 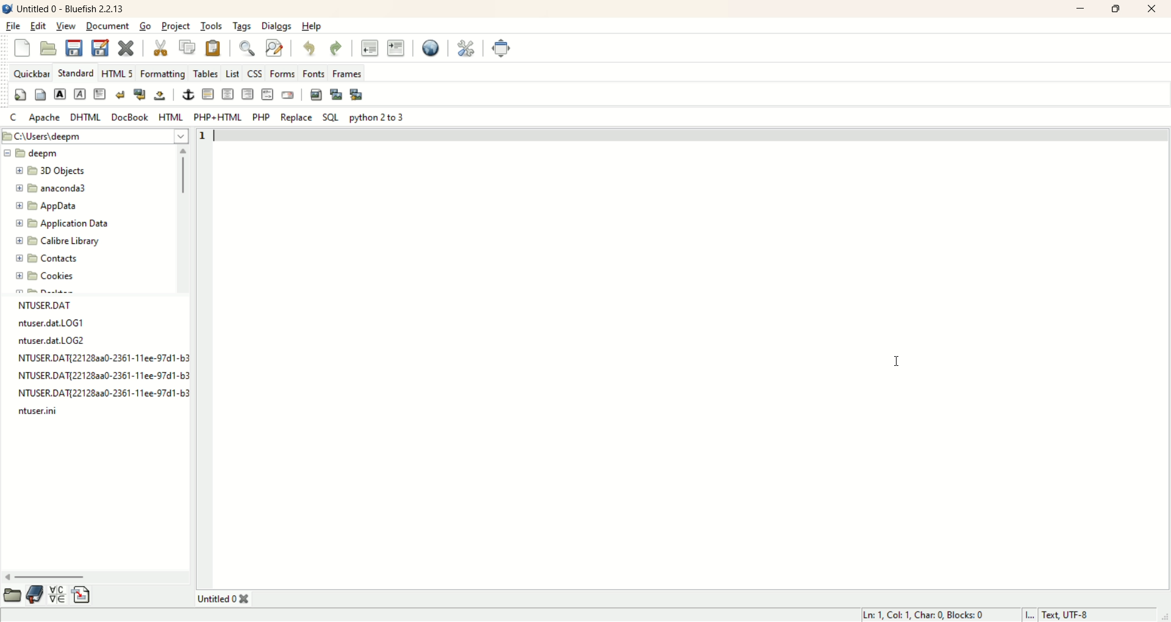 I want to click on edit preferences, so click(x=466, y=49).